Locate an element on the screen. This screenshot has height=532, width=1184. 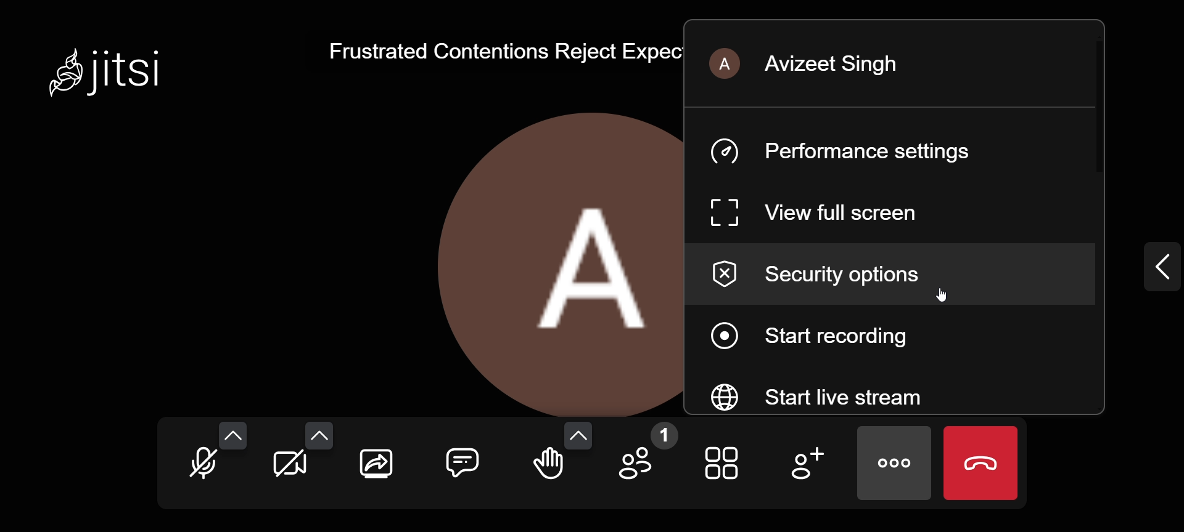
Frustrated Contentions Reject Expec is located at coordinates (497, 50).